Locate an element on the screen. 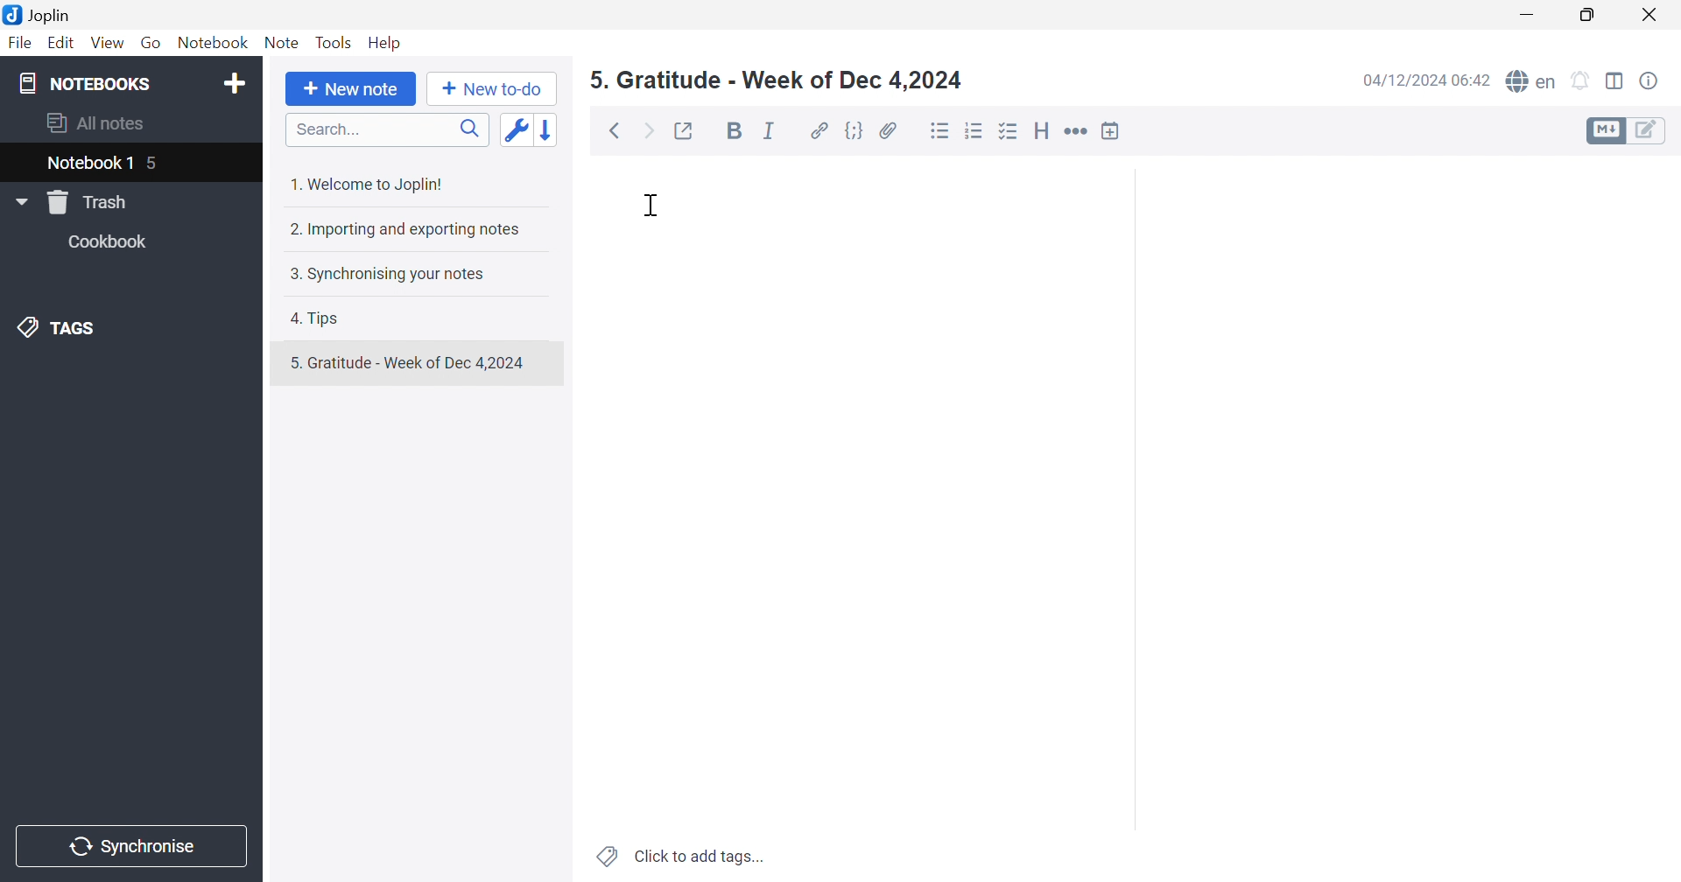  Search is located at coordinates (382, 129).